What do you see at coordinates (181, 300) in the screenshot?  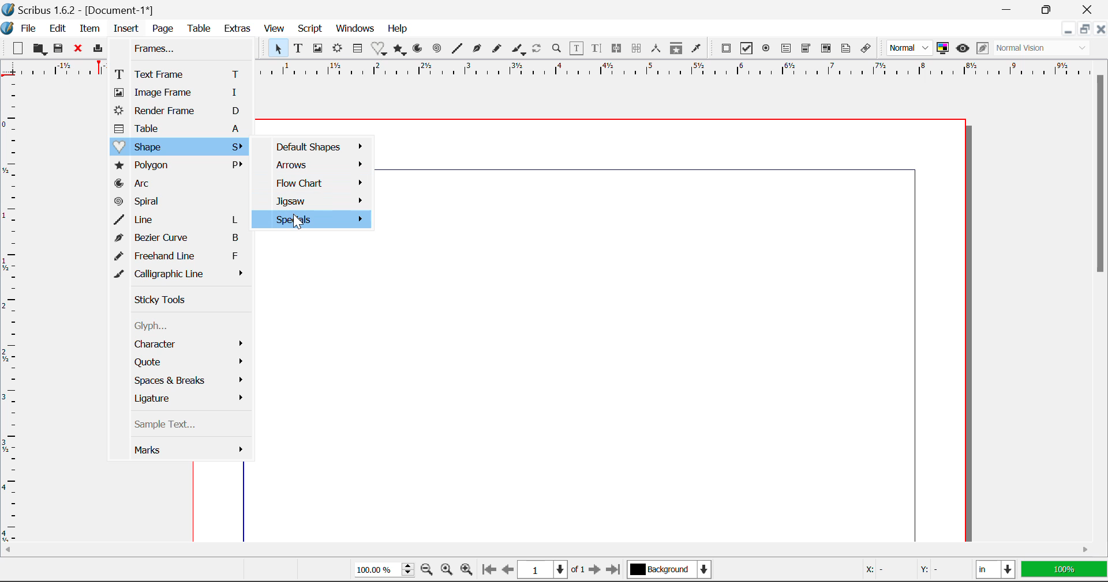 I see `Sticky Tools` at bounding box center [181, 300].